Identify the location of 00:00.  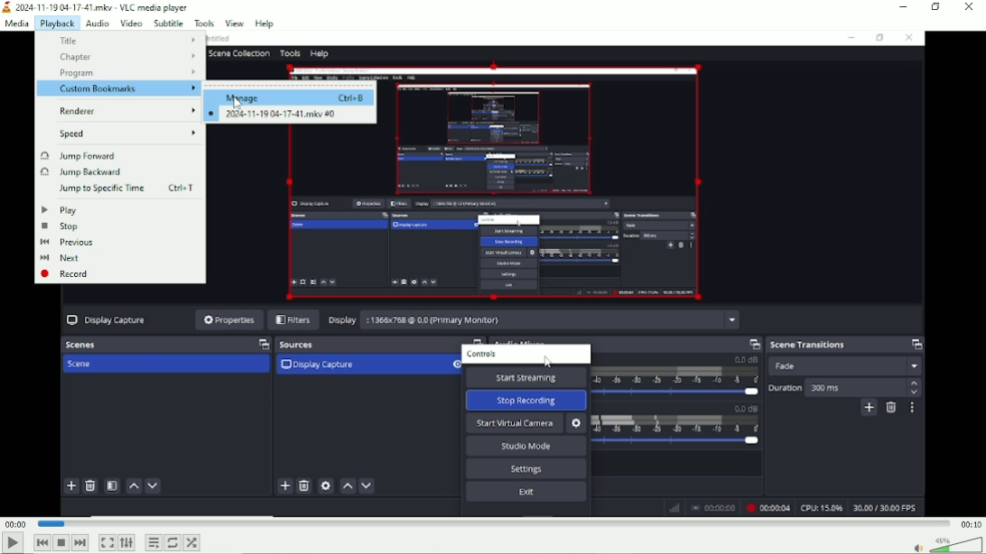
(16, 524).